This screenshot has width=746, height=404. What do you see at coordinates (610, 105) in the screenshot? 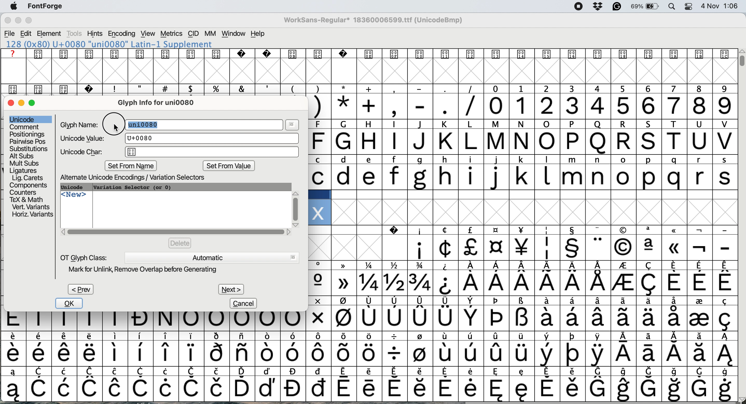
I see `numbers` at bounding box center [610, 105].